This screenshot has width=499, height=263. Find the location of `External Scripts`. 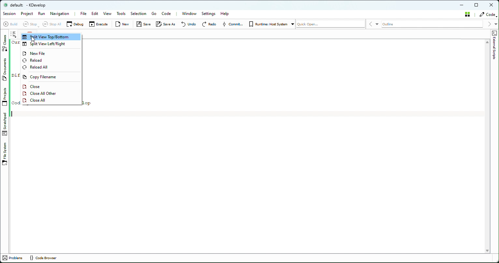

External Scripts is located at coordinates (495, 58).